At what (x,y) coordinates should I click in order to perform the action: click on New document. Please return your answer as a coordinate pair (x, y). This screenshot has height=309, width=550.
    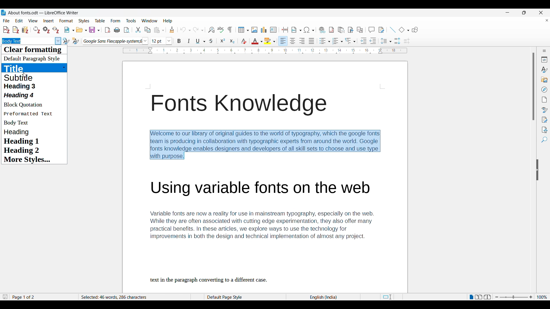
    Looking at the image, I should click on (70, 30).